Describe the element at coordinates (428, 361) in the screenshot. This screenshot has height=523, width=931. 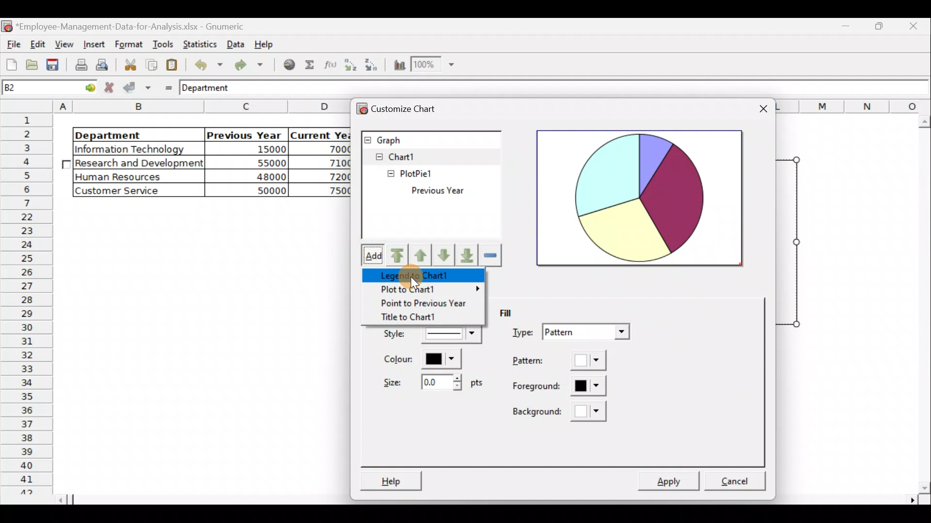
I see `Color` at that location.